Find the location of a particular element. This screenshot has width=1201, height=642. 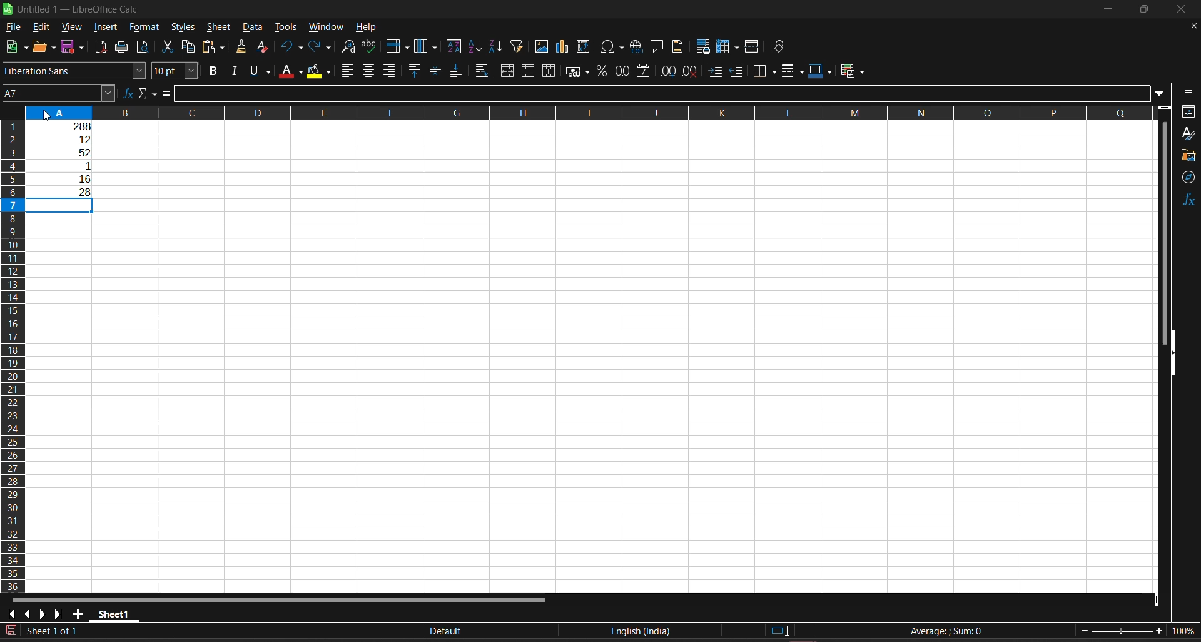

cursor is located at coordinates (48, 117).